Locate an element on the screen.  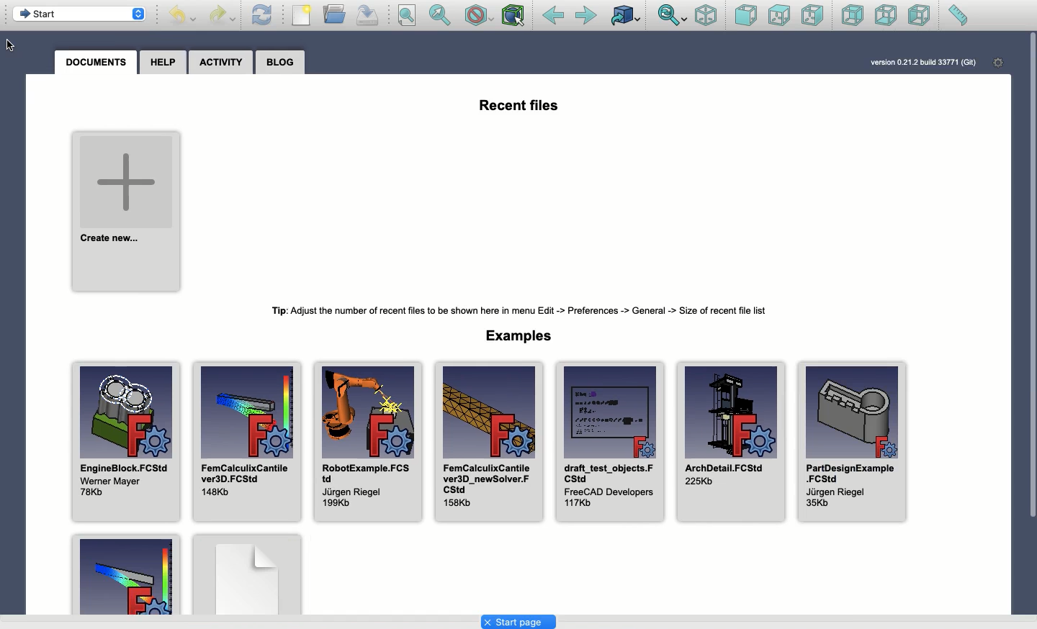
Documents is located at coordinates (94, 62).